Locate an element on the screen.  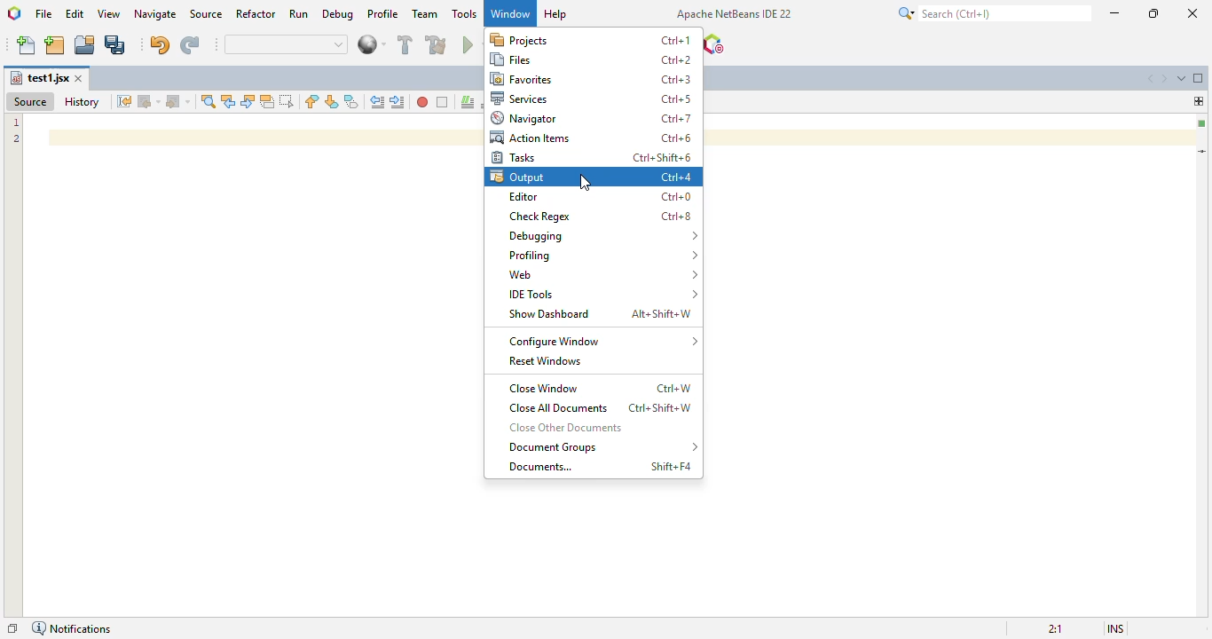
configure window is located at coordinates (602, 342).